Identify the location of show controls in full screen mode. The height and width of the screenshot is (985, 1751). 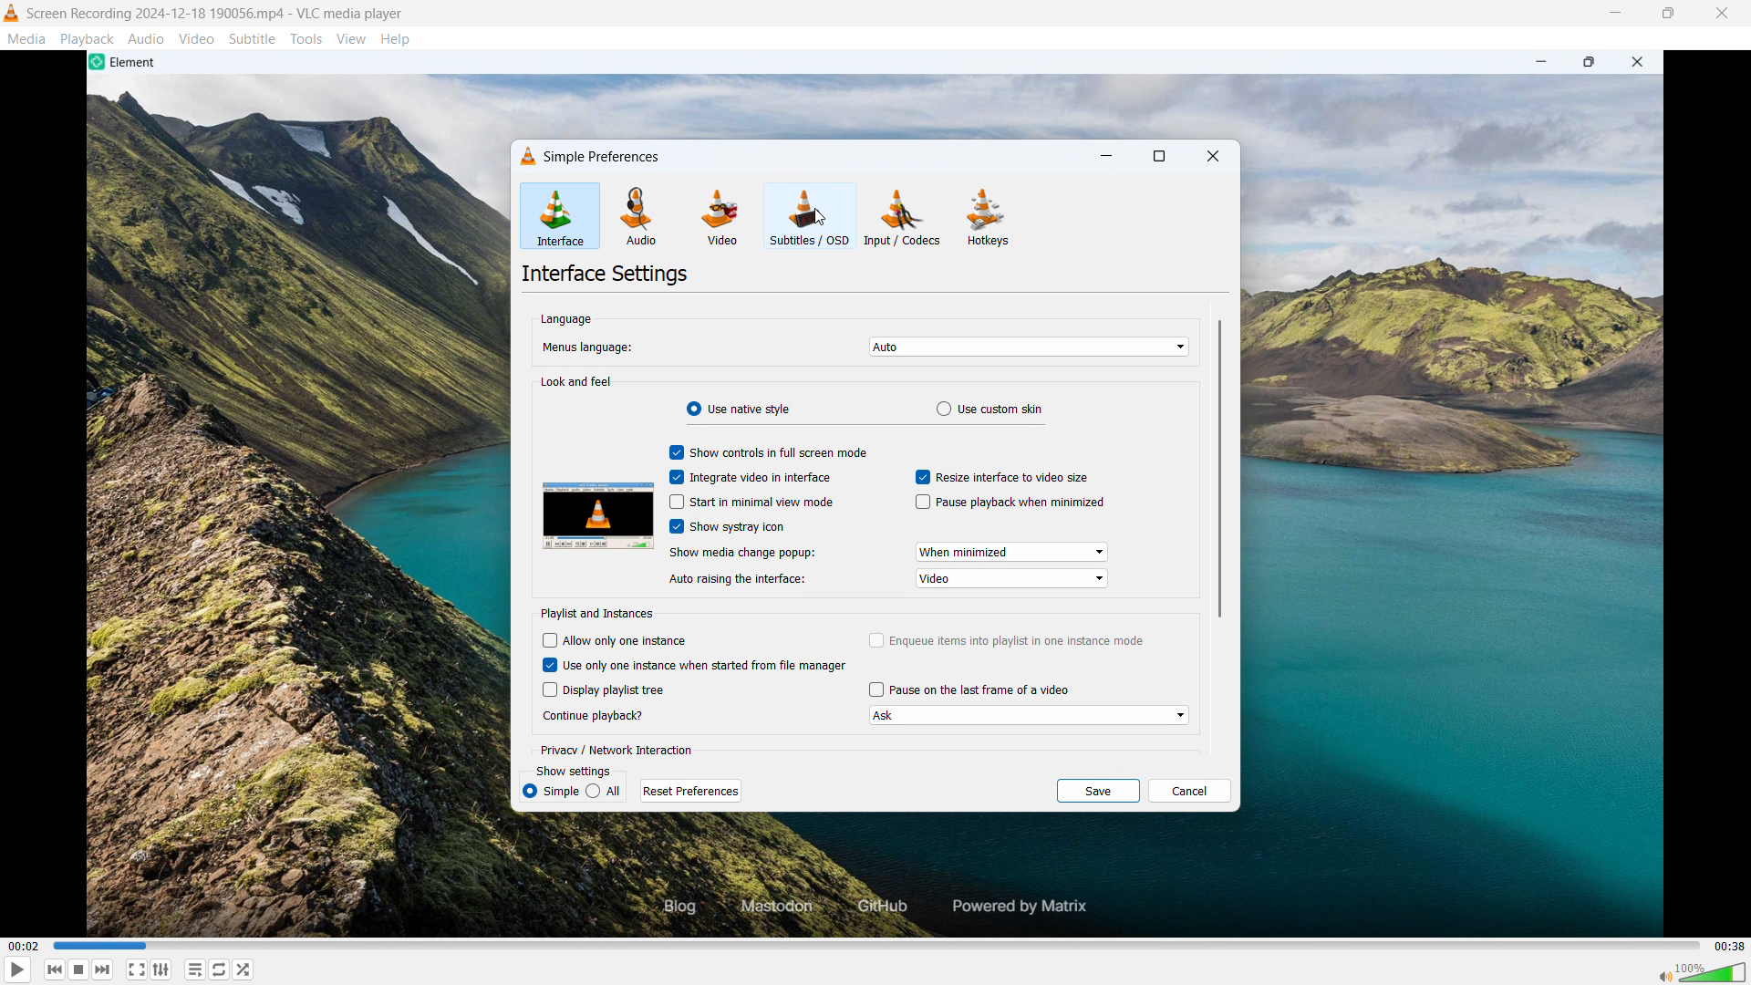
(767, 451).